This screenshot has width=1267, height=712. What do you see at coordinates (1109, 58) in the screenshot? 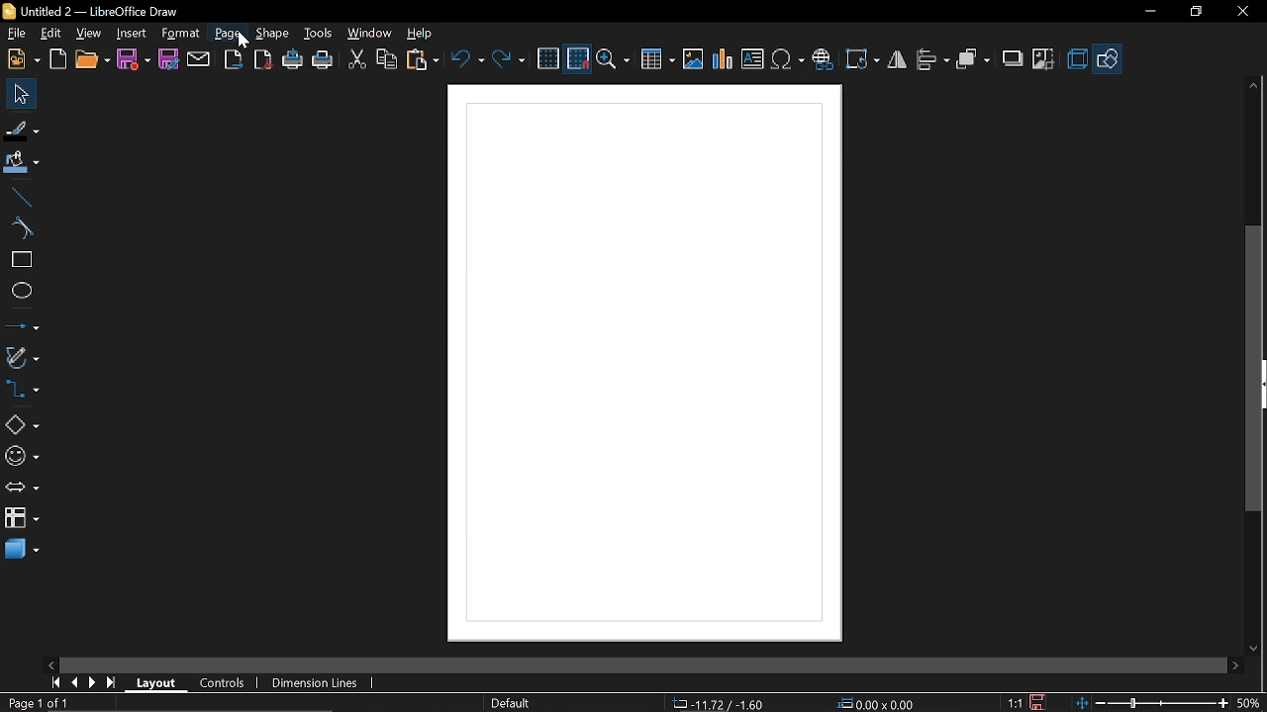
I see `Basic hapes` at bounding box center [1109, 58].